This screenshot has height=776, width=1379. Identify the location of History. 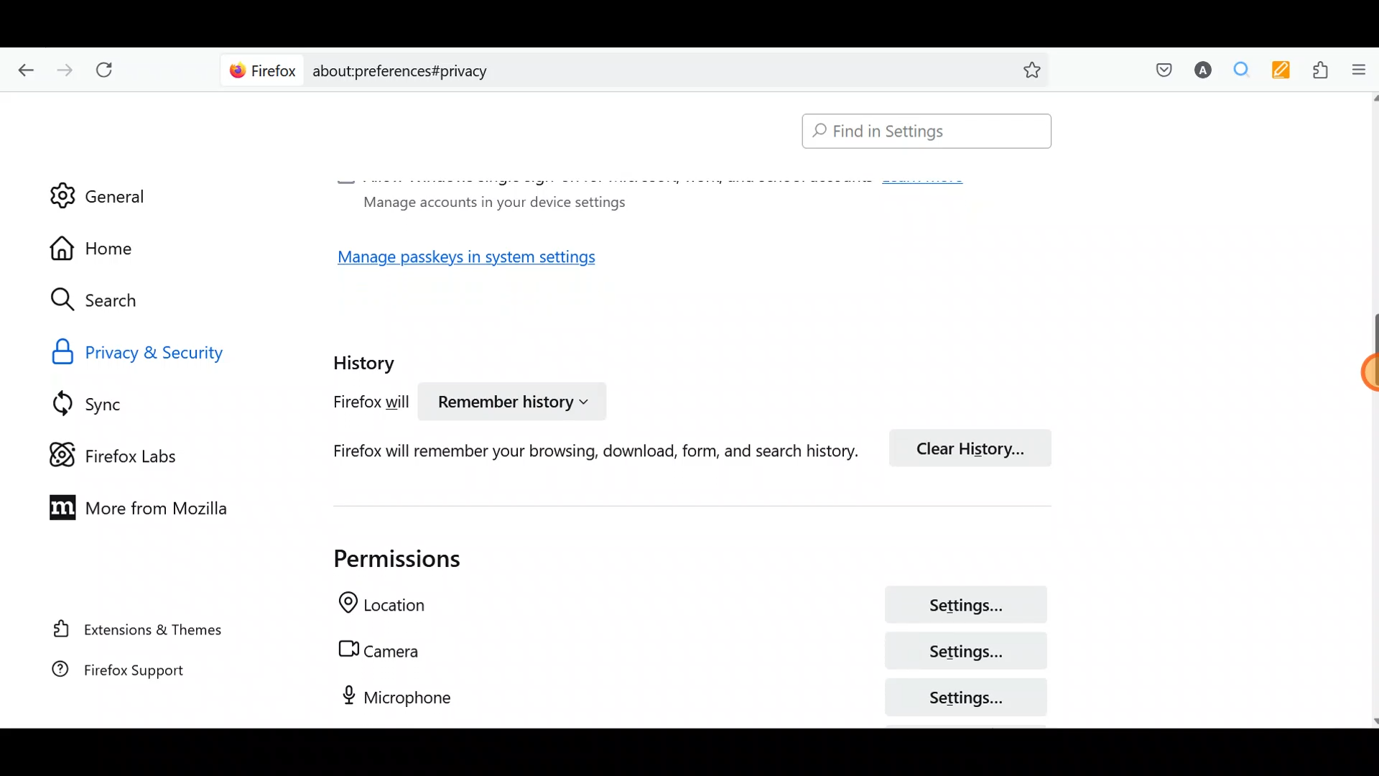
(368, 359).